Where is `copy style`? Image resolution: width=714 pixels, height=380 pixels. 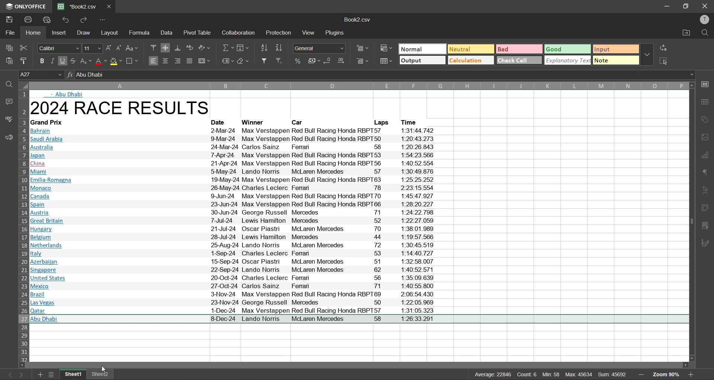 copy style is located at coordinates (26, 60).